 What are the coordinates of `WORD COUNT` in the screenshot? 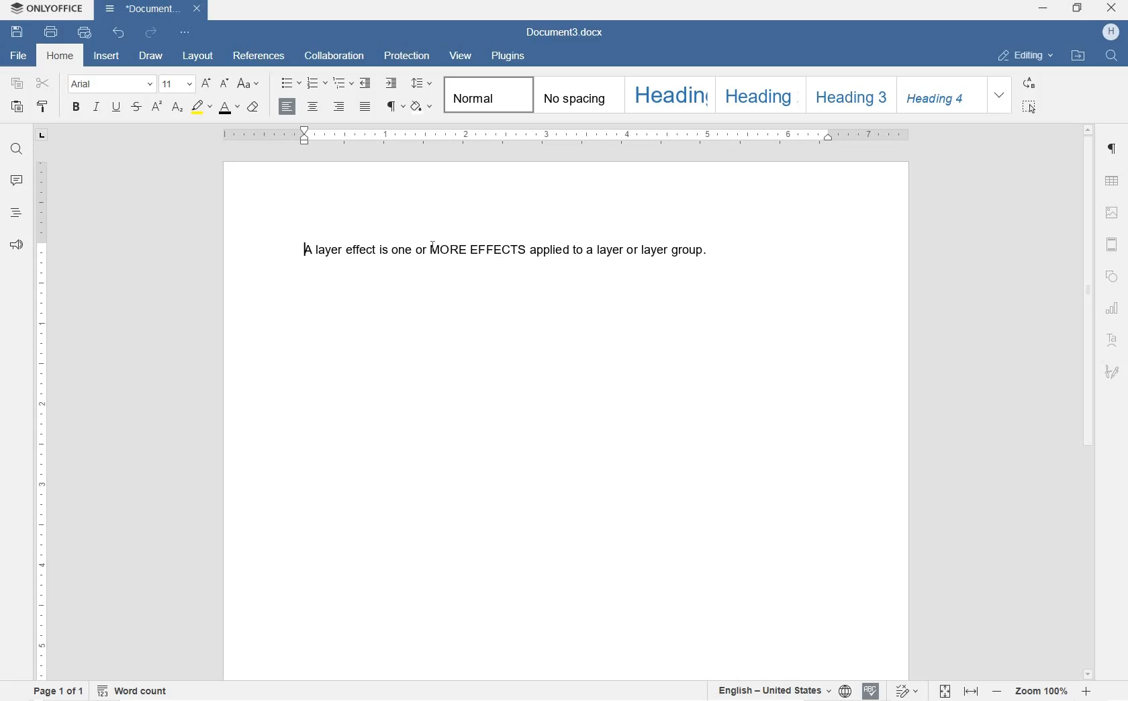 It's located at (132, 691).